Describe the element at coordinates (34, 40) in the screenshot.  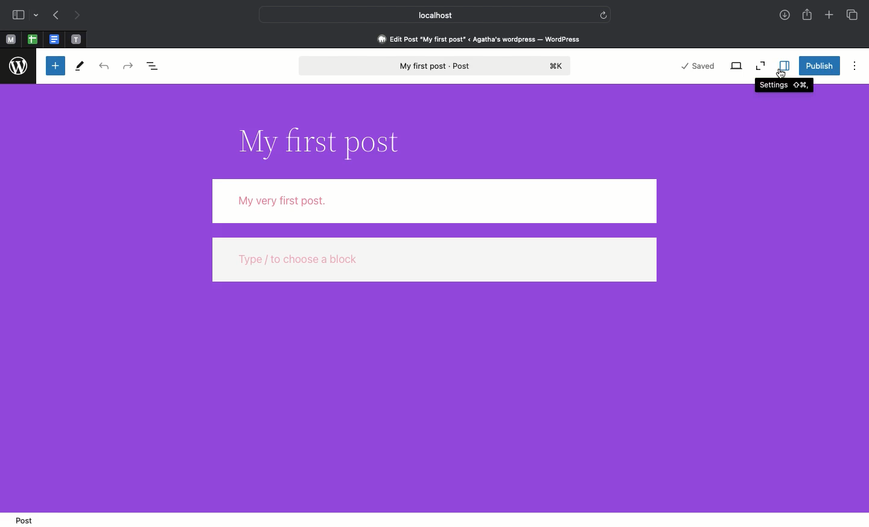
I see `pinned tabs` at that location.